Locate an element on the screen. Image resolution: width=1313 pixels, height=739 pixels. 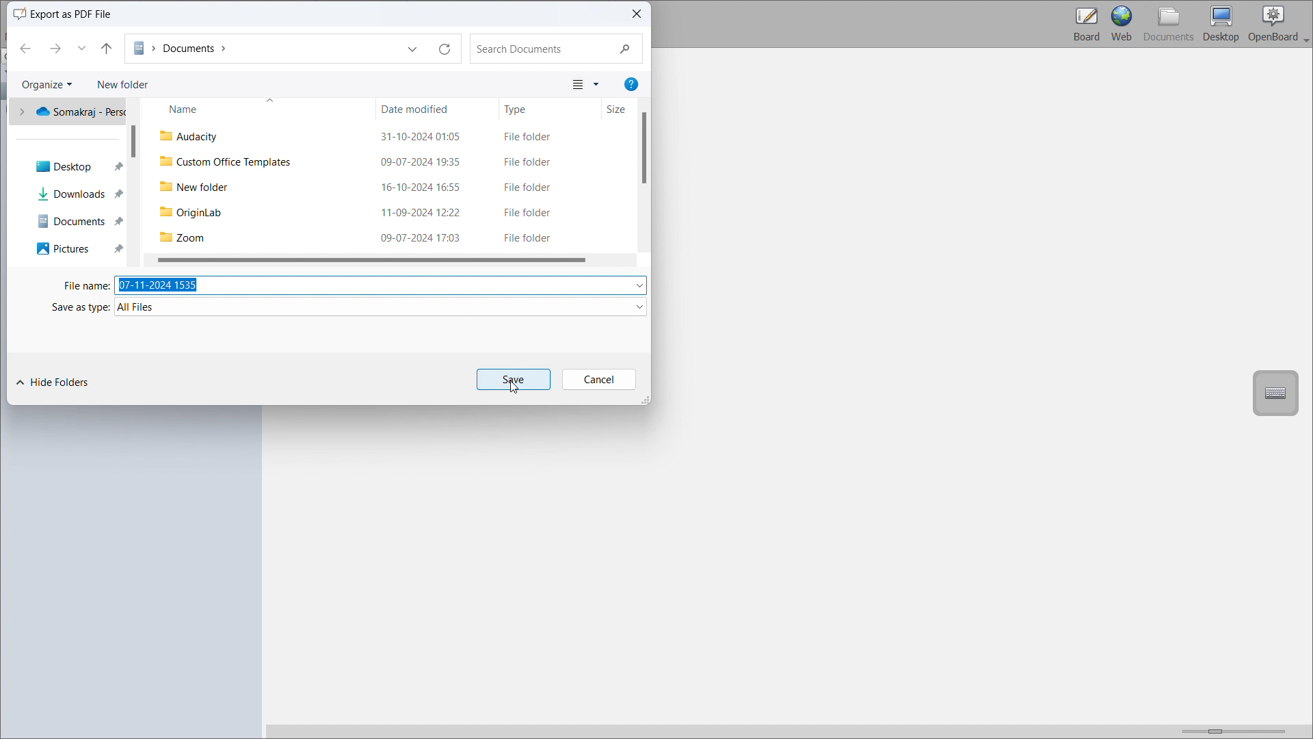
16-10-2024 16:55 is located at coordinates (425, 188).